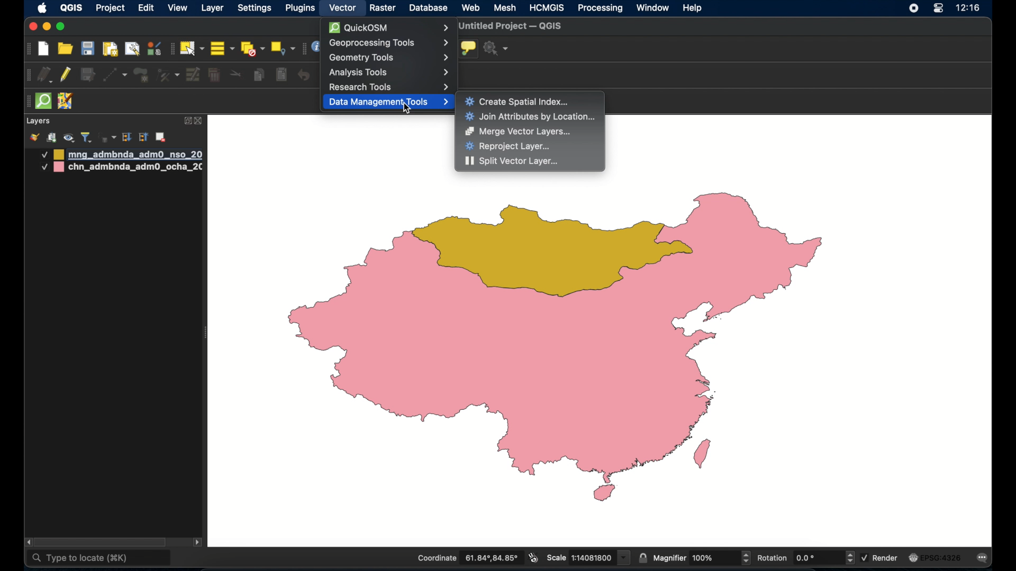 Image resolution: width=1016 pixels, height=571 pixels. I want to click on ventor data of Mongolia and china, so click(568, 347).